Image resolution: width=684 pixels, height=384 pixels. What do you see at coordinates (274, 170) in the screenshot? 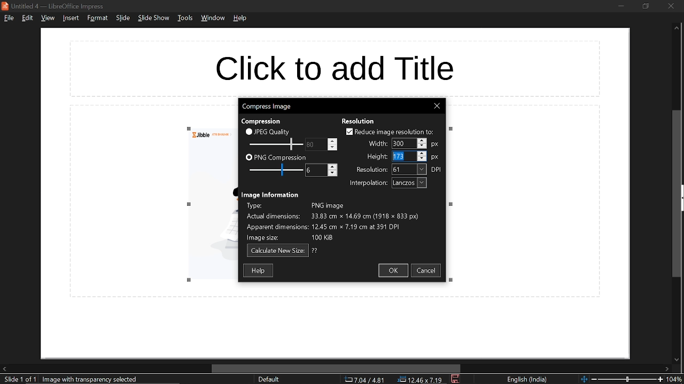
I see `PNG compression scale` at bounding box center [274, 170].